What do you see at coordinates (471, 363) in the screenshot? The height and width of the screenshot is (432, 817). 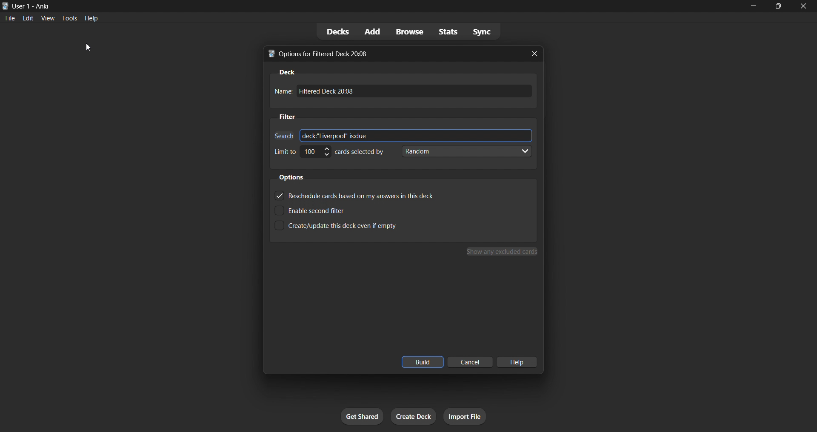 I see `cancel` at bounding box center [471, 363].